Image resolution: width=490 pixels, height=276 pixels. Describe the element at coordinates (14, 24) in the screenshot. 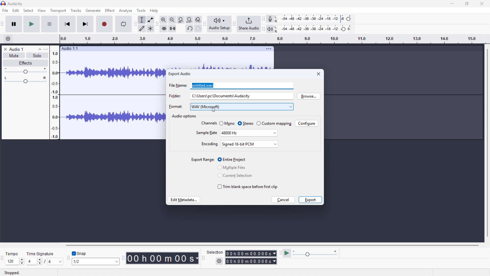

I see `Pause` at that location.